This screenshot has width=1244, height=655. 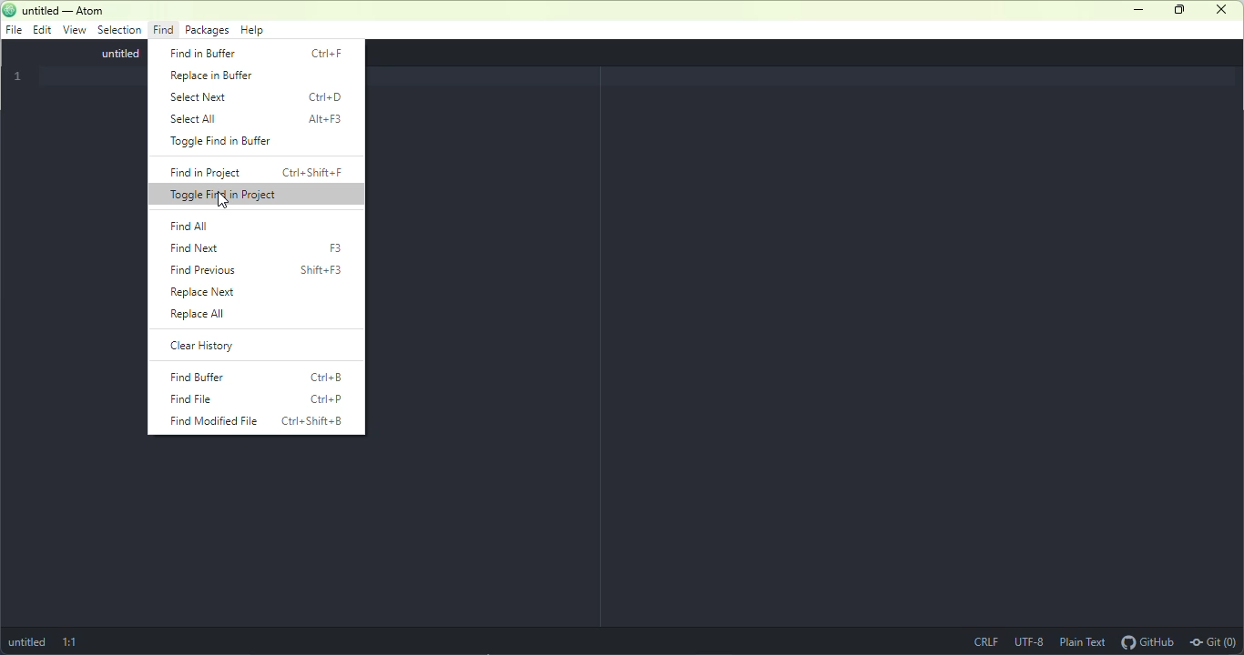 What do you see at coordinates (224, 201) in the screenshot?
I see `cursor` at bounding box center [224, 201].